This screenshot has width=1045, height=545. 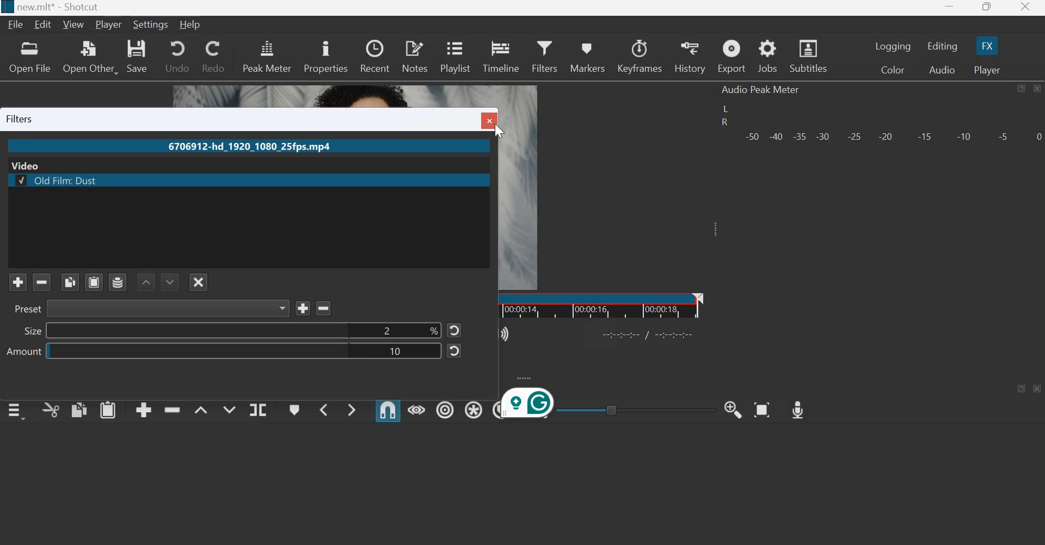 What do you see at coordinates (713, 229) in the screenshot?
I see `Expand` at bounding box center [713, 229].